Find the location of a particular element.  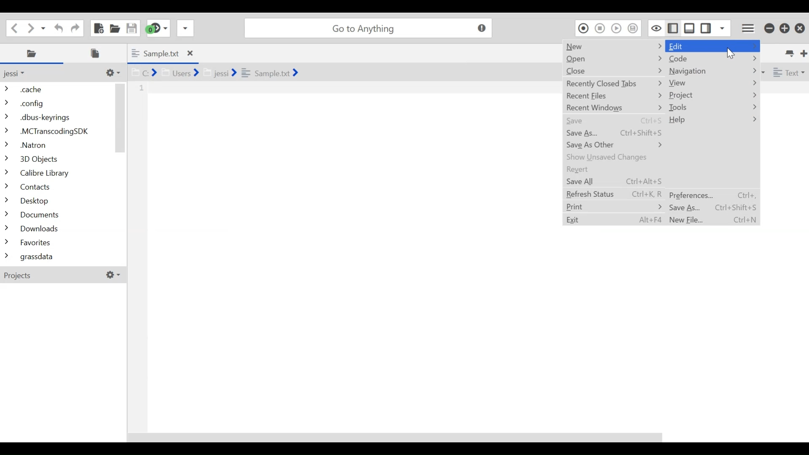

Share current file is located at coordinates (185, 28).